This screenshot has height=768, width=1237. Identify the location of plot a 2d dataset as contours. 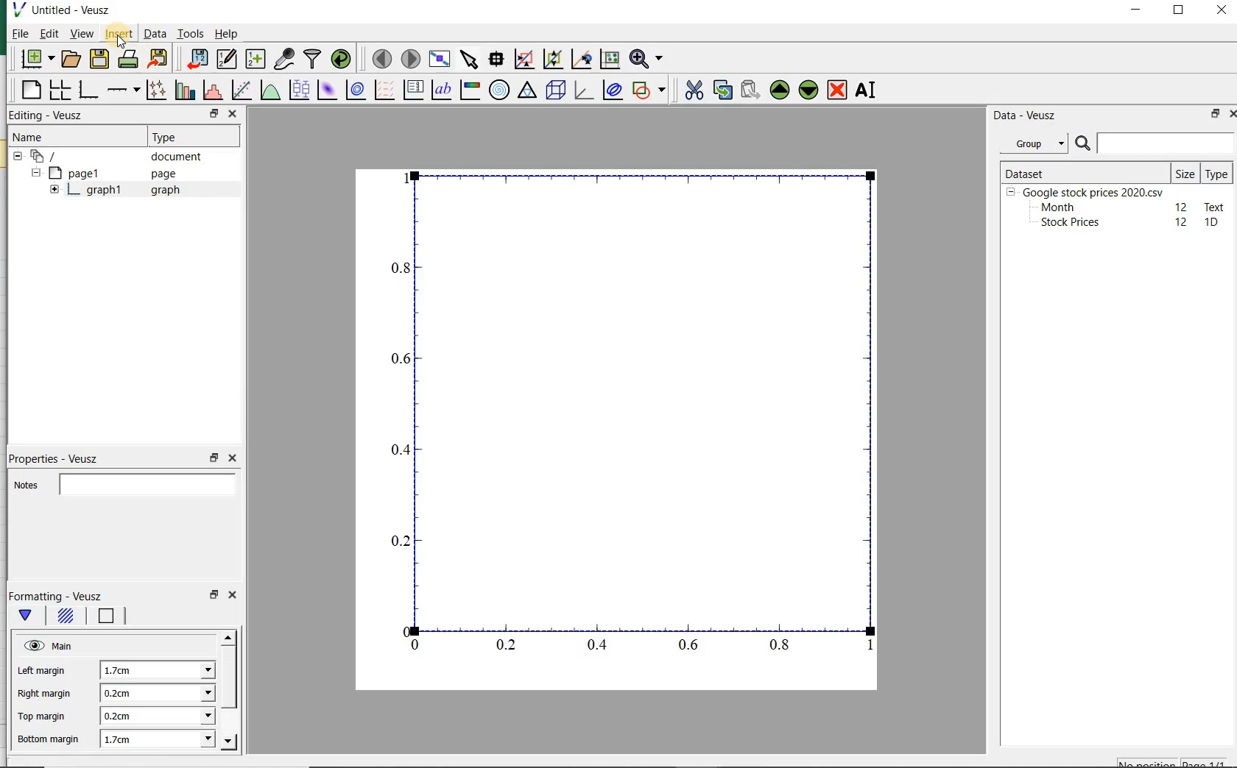
(353, 91).